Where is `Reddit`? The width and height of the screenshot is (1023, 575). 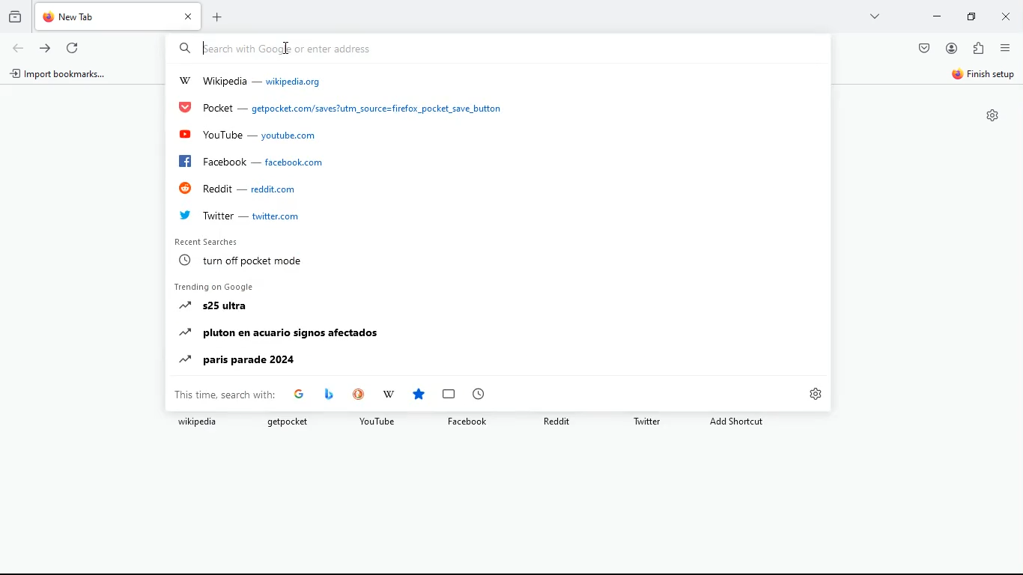 Reddit is located at coordinates (558, 422).